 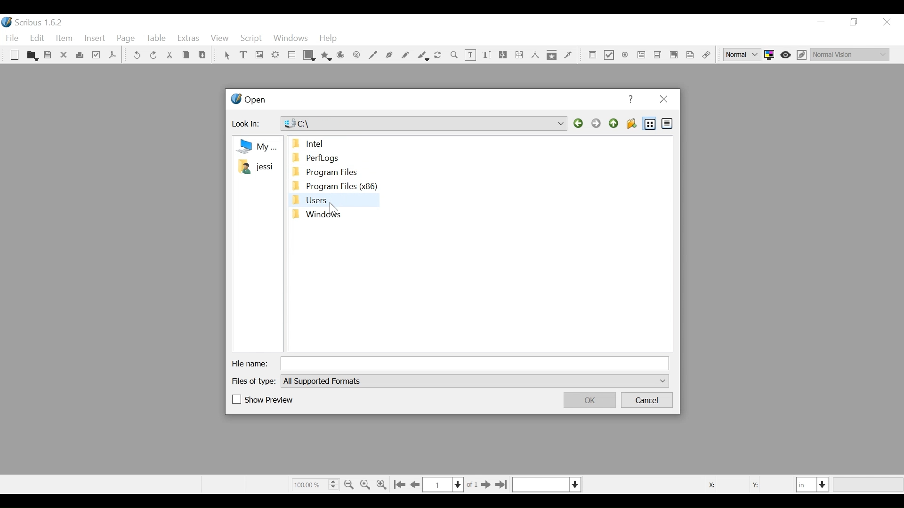 What do you see at coordinates (169, 56) in the screenshot?
I see `Cut` at bounding box center [169, 56].